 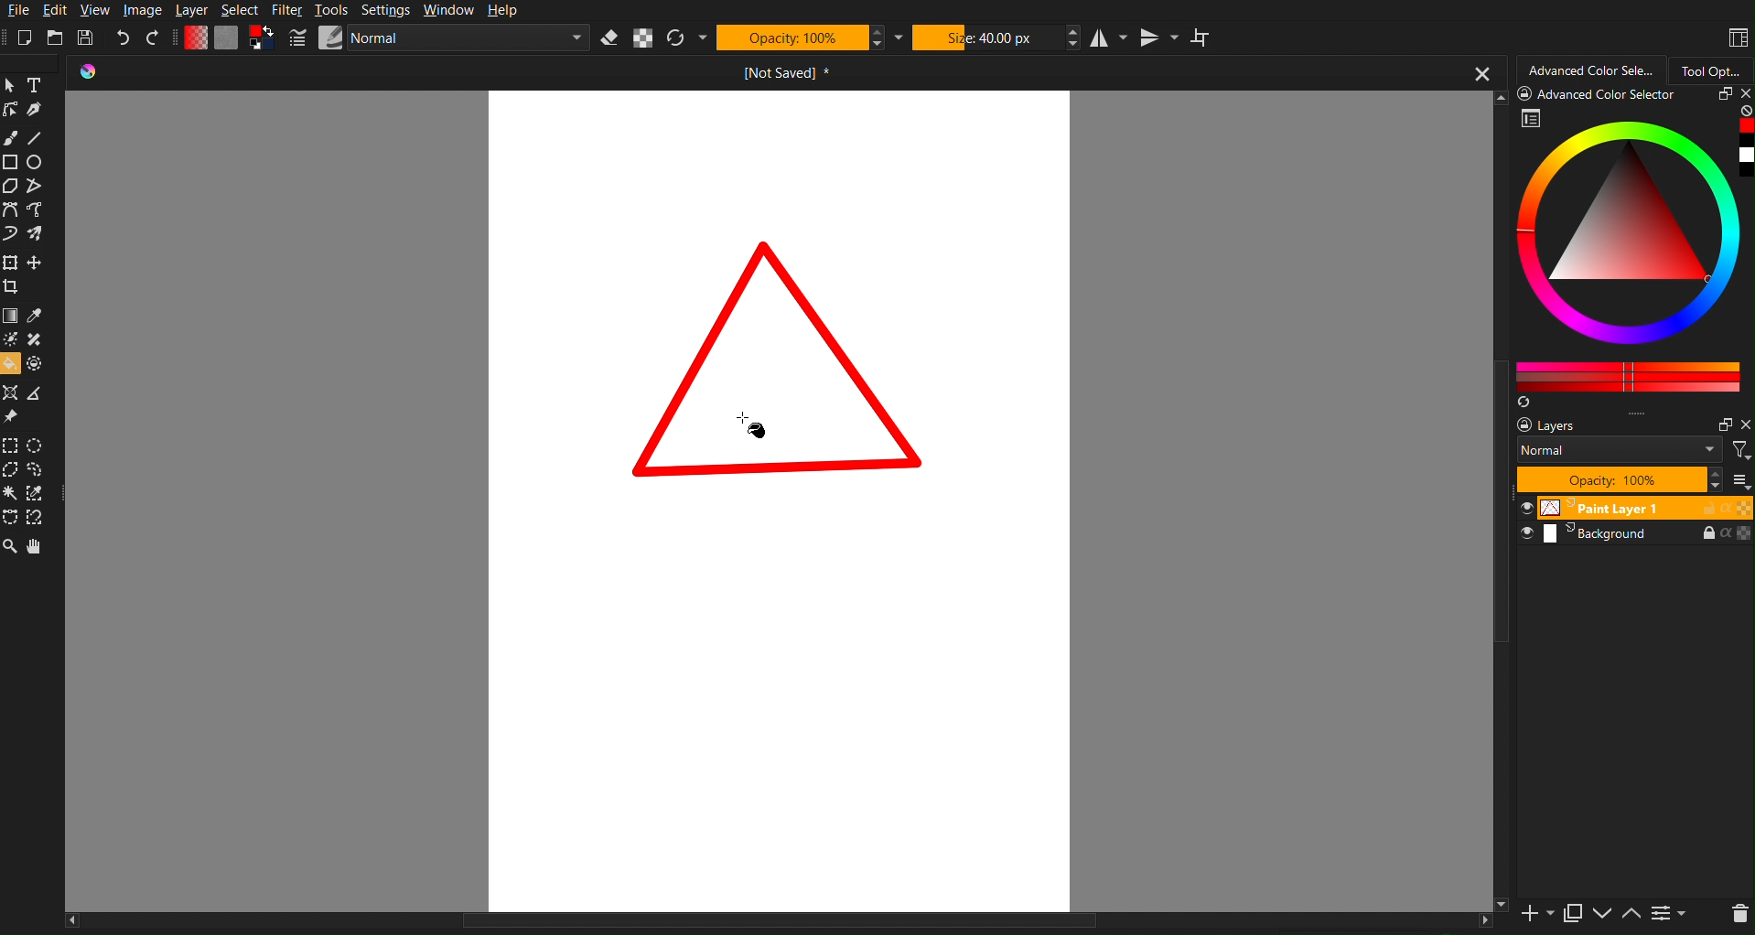 I want to click on Tools, so click(x=332, y=10).